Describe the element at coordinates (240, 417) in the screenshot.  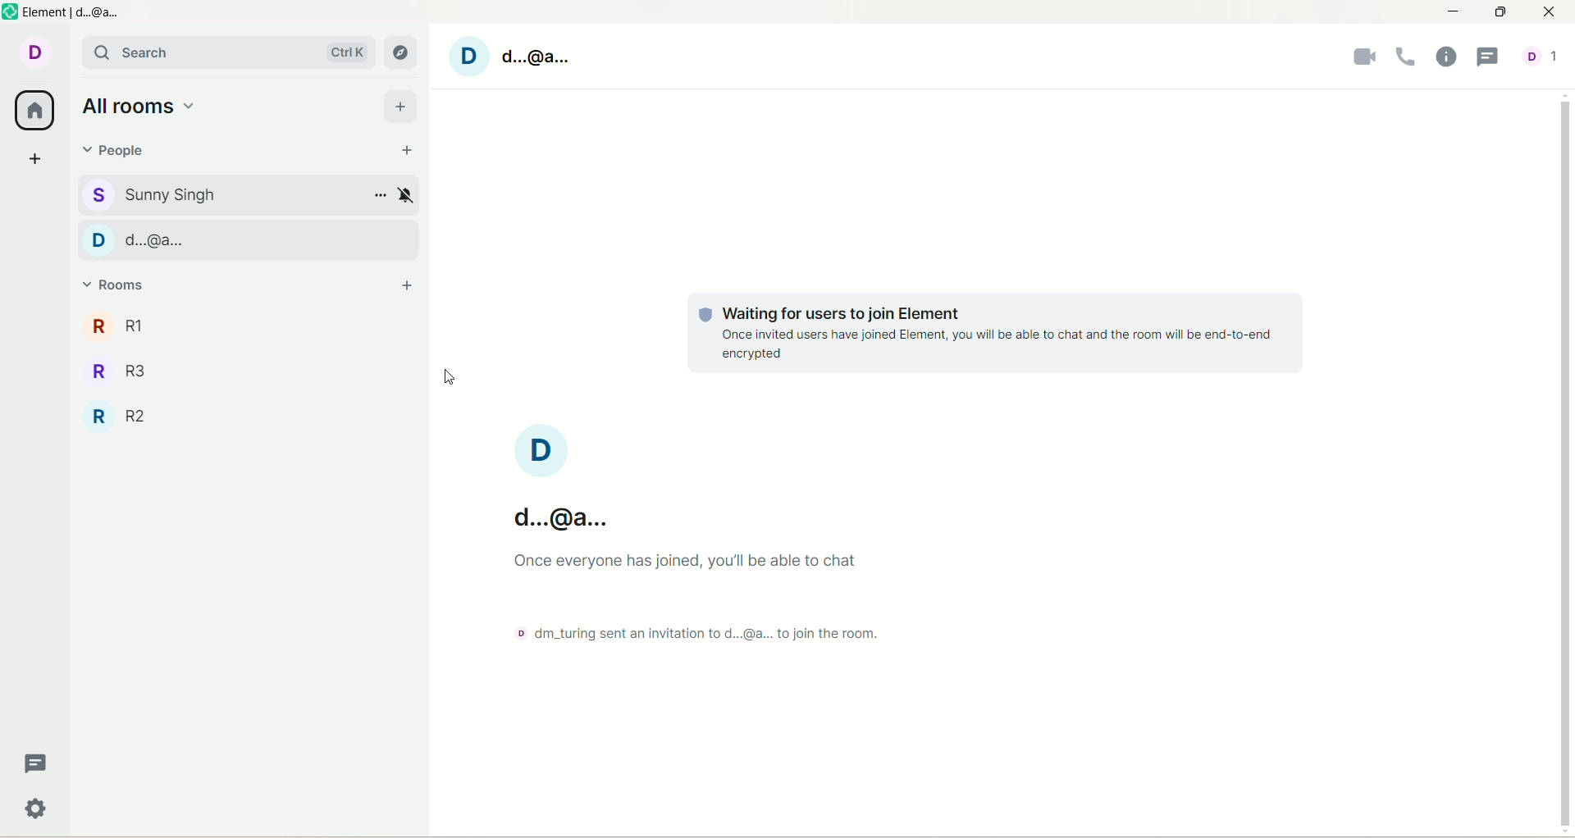
I see `R2` at that location.